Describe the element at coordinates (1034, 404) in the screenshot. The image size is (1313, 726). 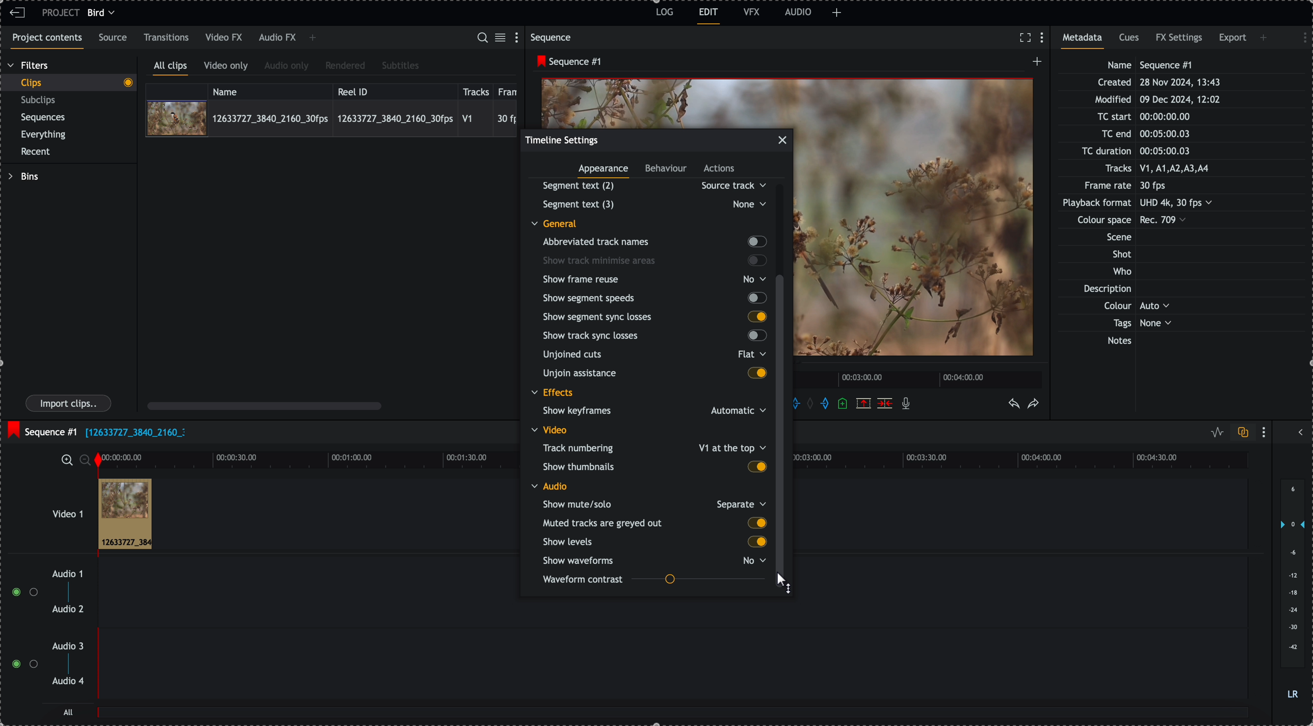
I see `redo` at that location.